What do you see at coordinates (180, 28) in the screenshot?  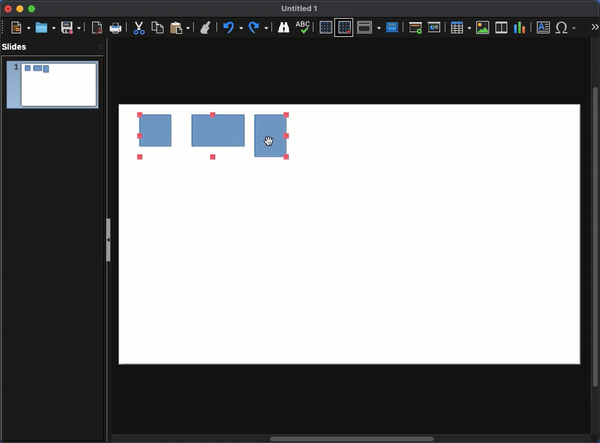 I see `Paste` at bounding box center [180, 28].